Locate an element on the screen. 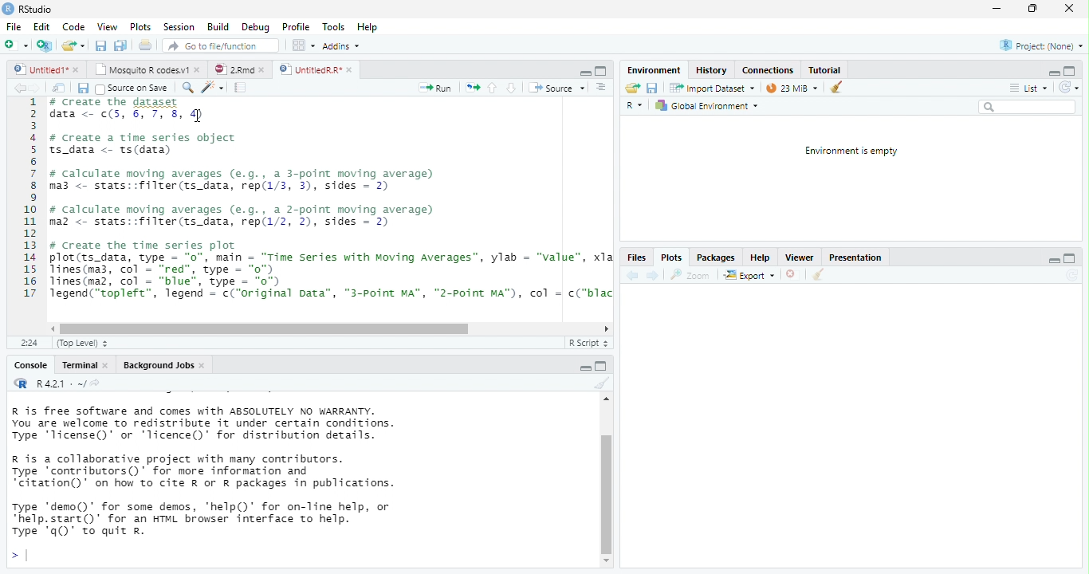  save is located at coordinates (82, 88).